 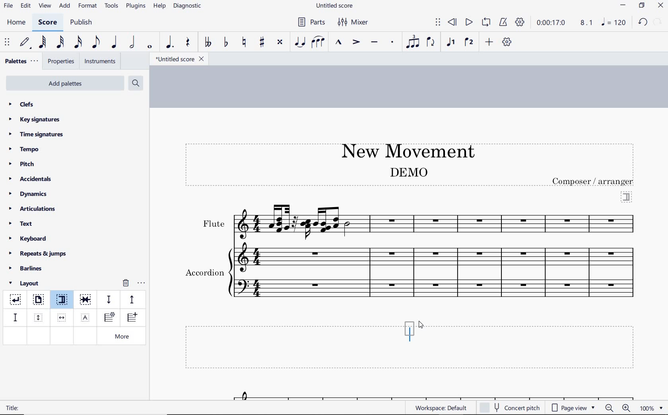 What do you see at coordinates (440, 407) in the screenshot?
I see `workspace: default` at bounding box center [440, 407].